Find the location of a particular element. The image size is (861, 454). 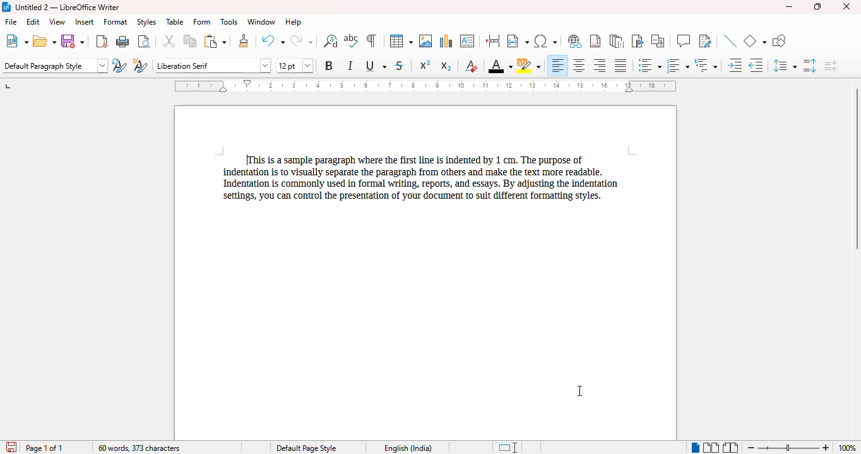

insert footnote is located at coordinates (596, 40).